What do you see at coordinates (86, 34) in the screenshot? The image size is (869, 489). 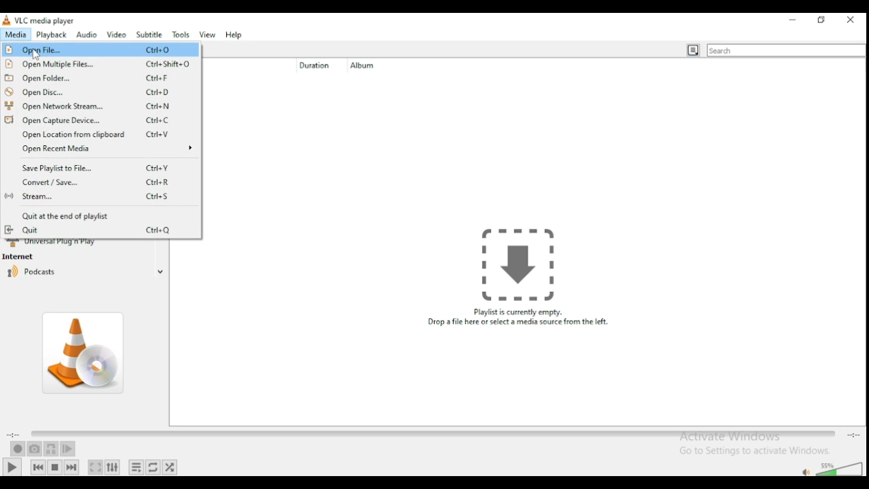 I see `audio` at bounding box center [86, 34].